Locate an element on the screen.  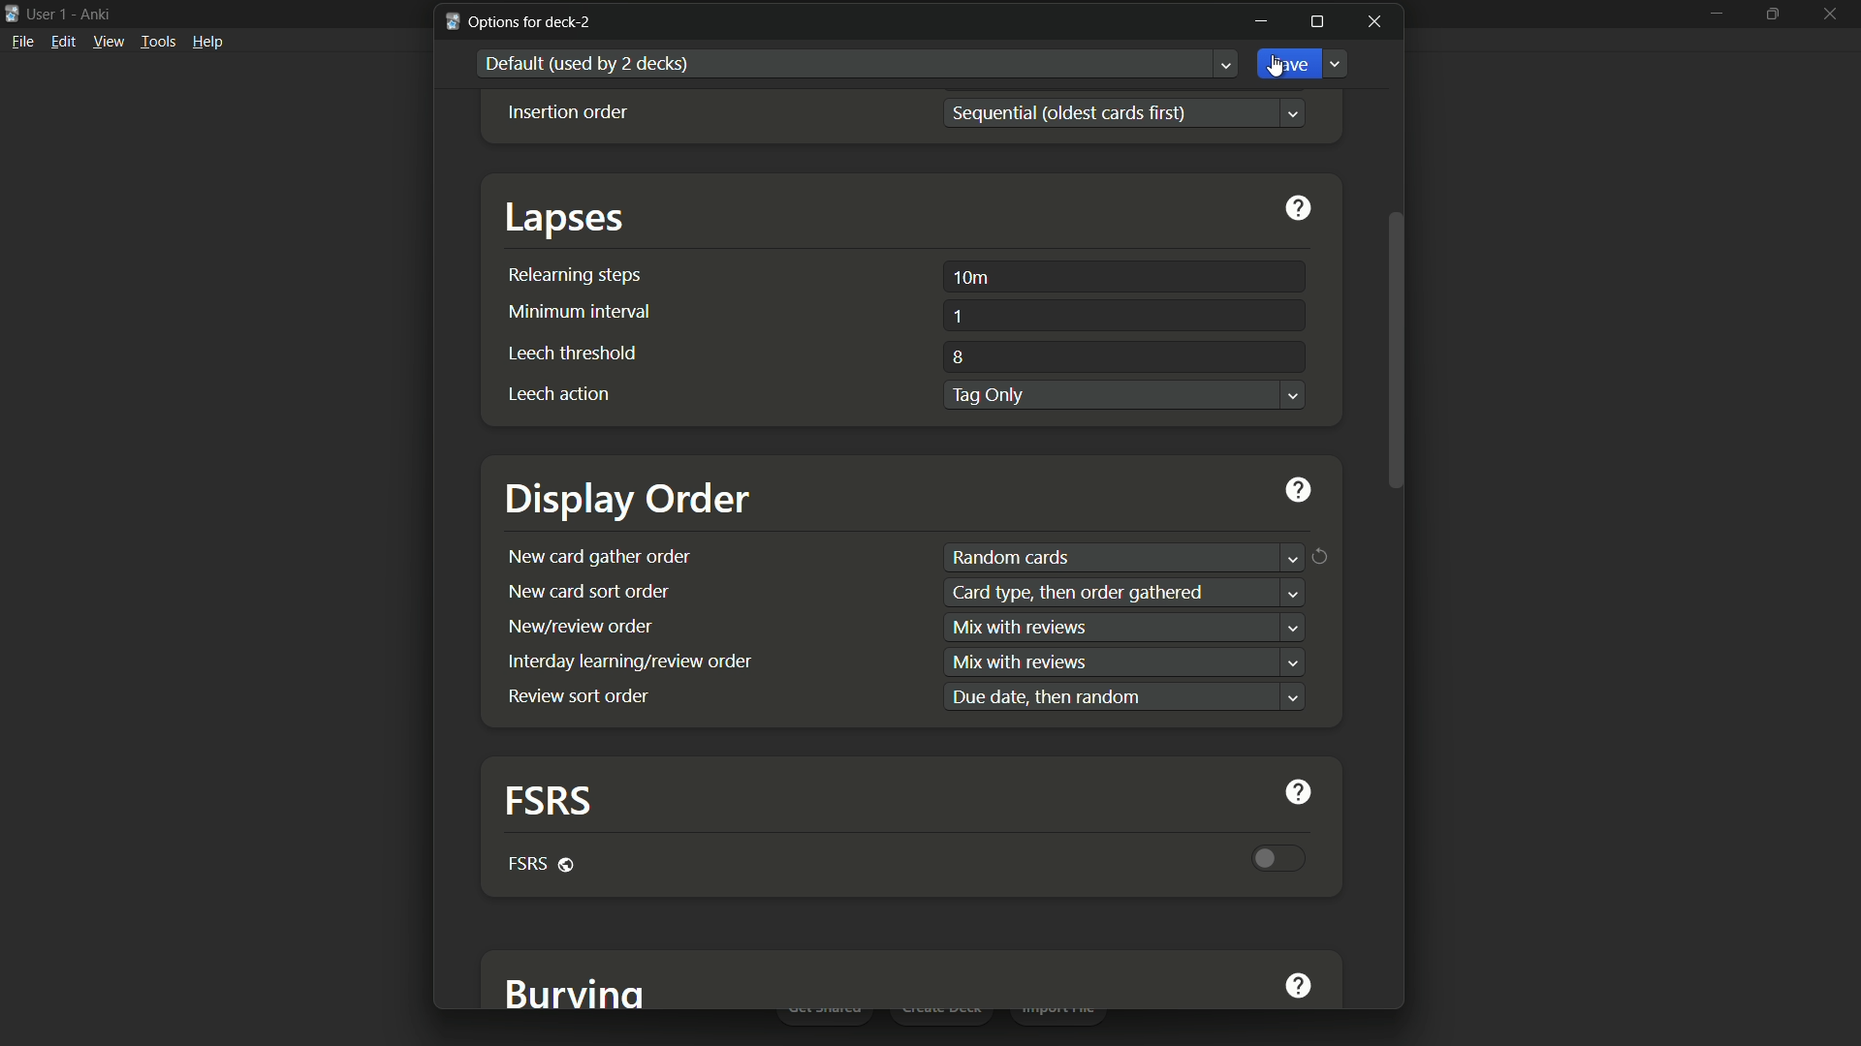
1 is located at coordinates (959, 317).